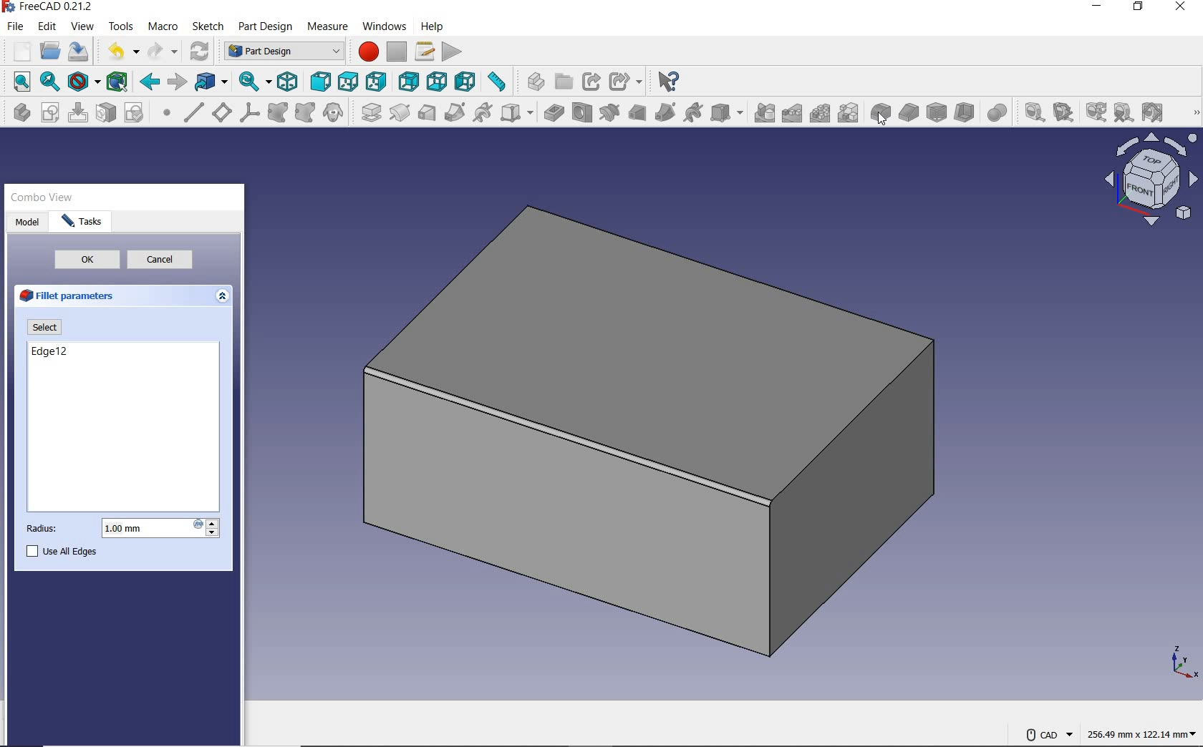 The height and width of the screenshot is (747, 1203). I want to click on create sketch, so click(49, 112).